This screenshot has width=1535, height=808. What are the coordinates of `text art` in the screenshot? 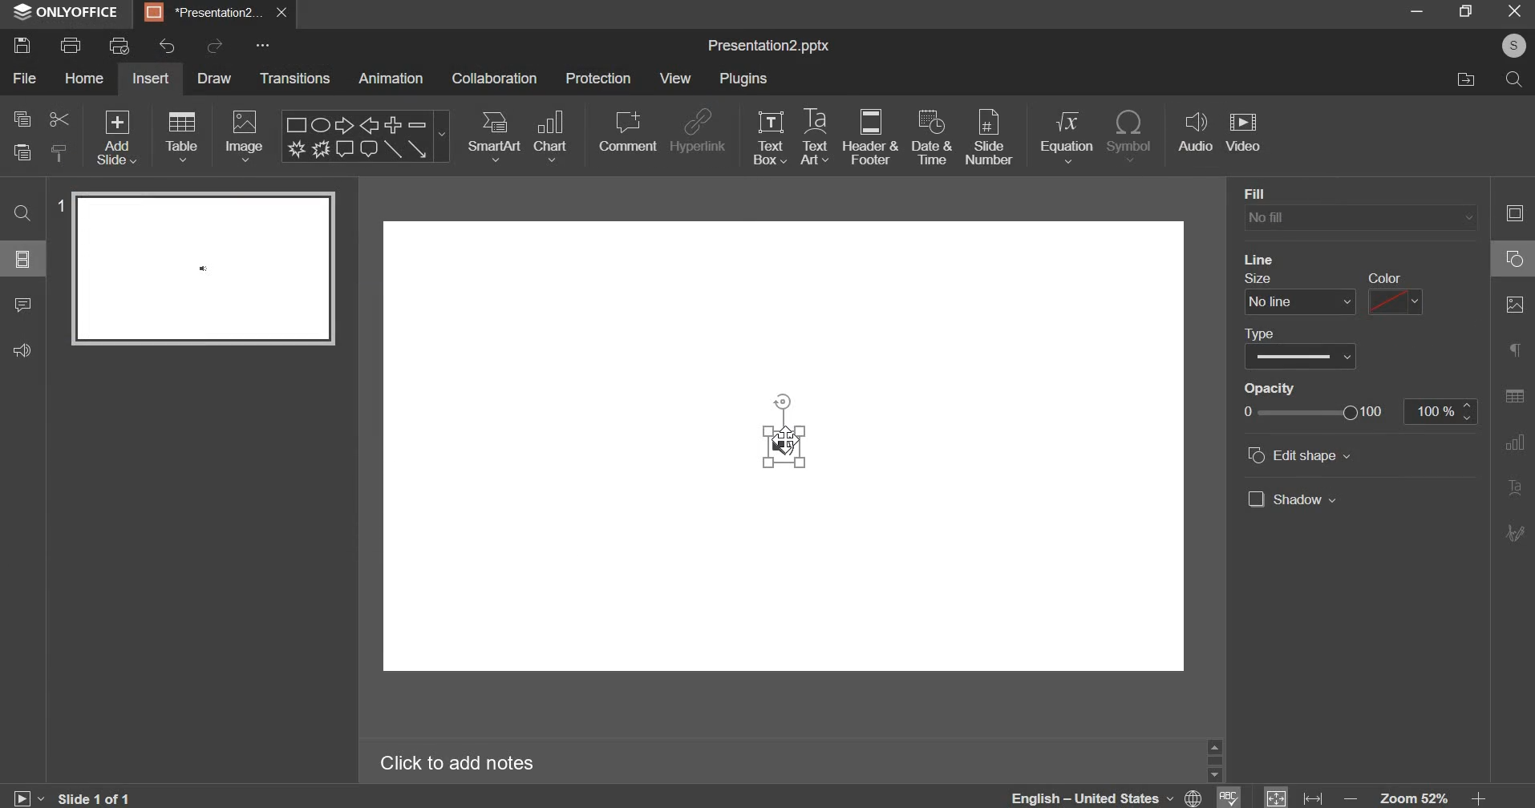 It's located at (816, 136).